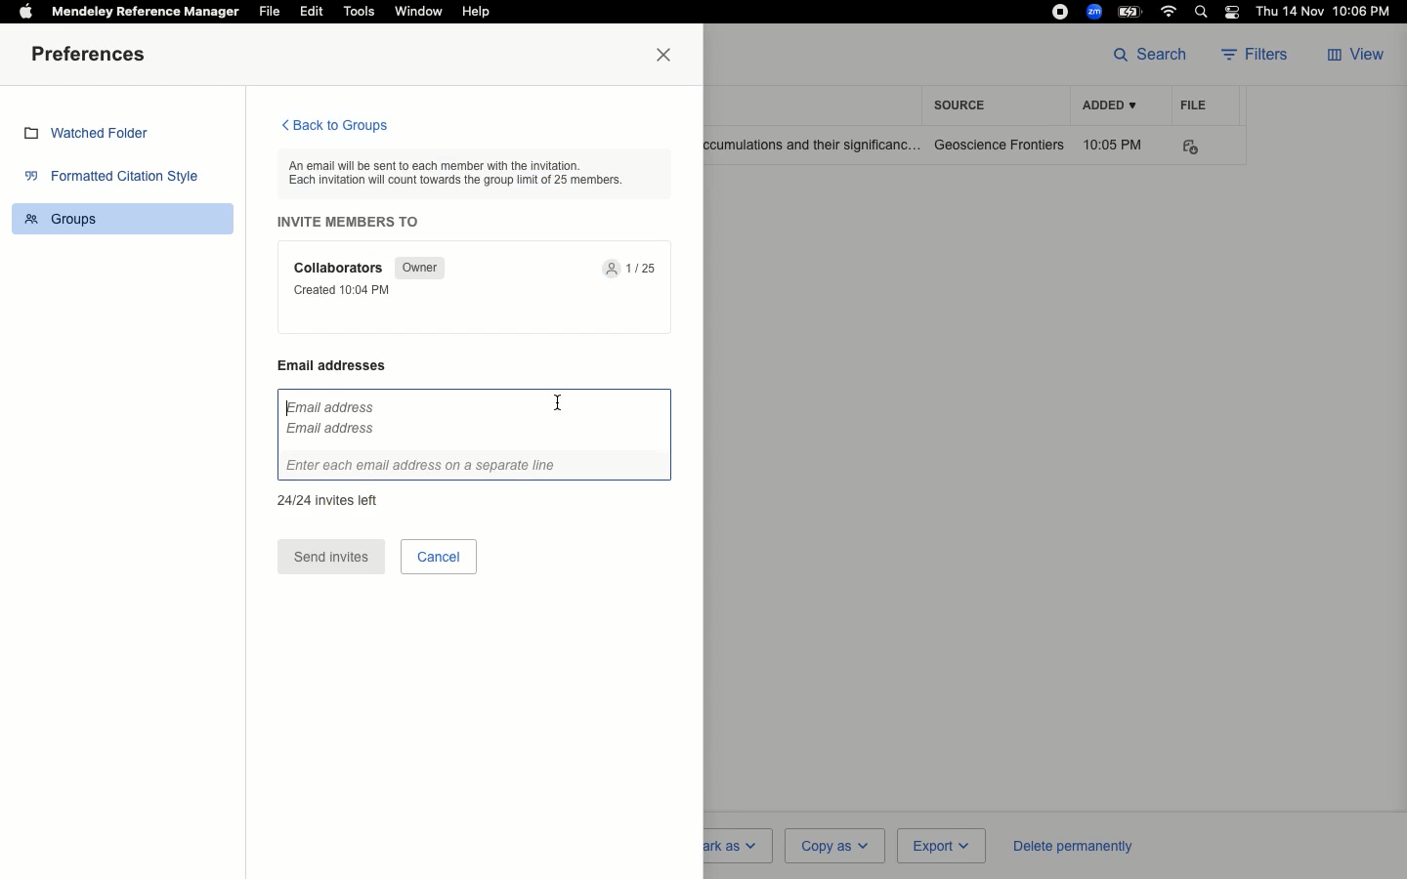 Image resolution: width=1407 pixels, height=879 pixels. Describe the element at coordinates (331, 558) in the screenshot. I see `Send invites` at that location.